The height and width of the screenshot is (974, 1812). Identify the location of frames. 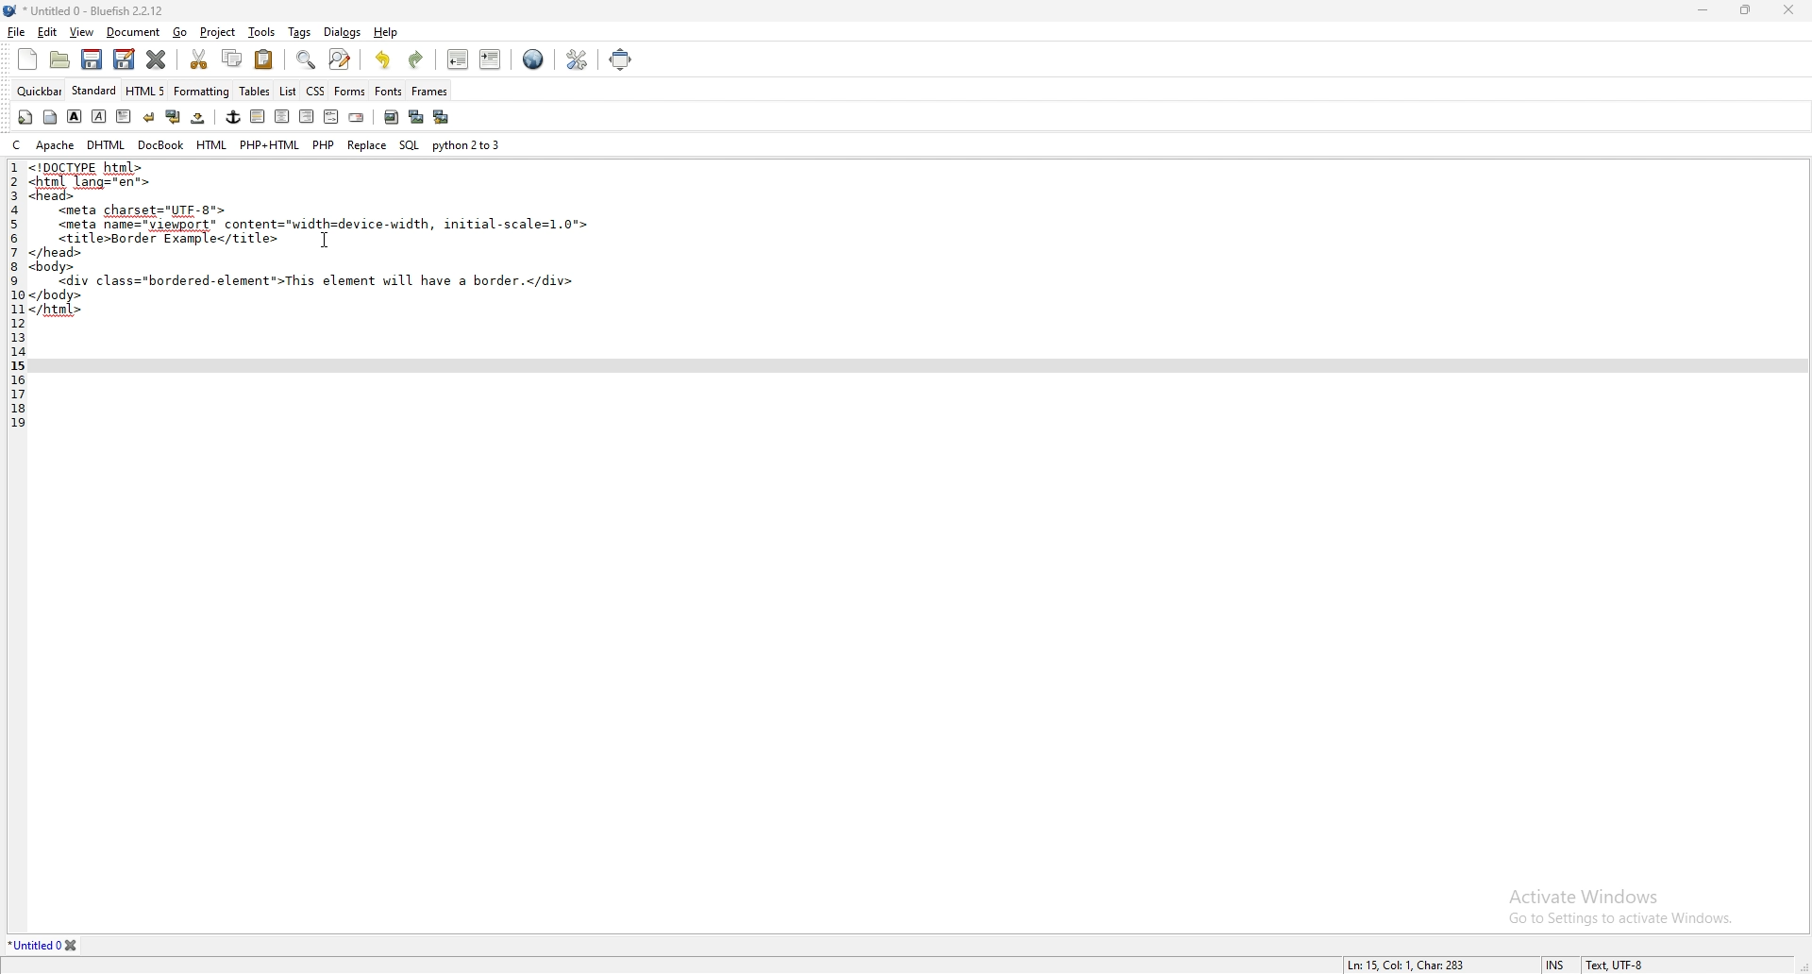
(429, 91).